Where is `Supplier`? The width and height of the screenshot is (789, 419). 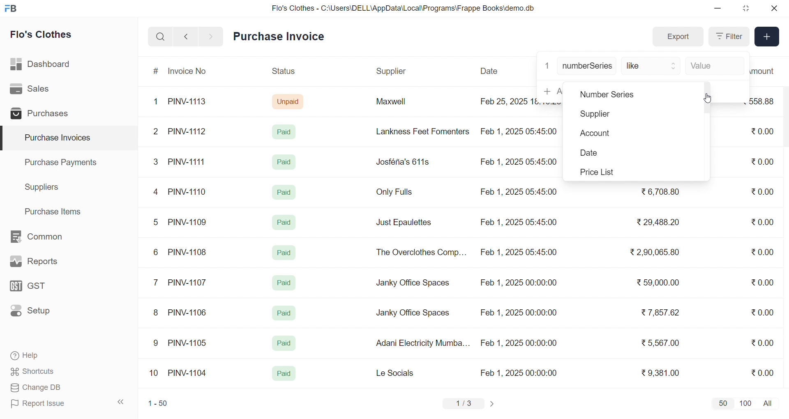
Supplier is located at coordinates (392, 71).